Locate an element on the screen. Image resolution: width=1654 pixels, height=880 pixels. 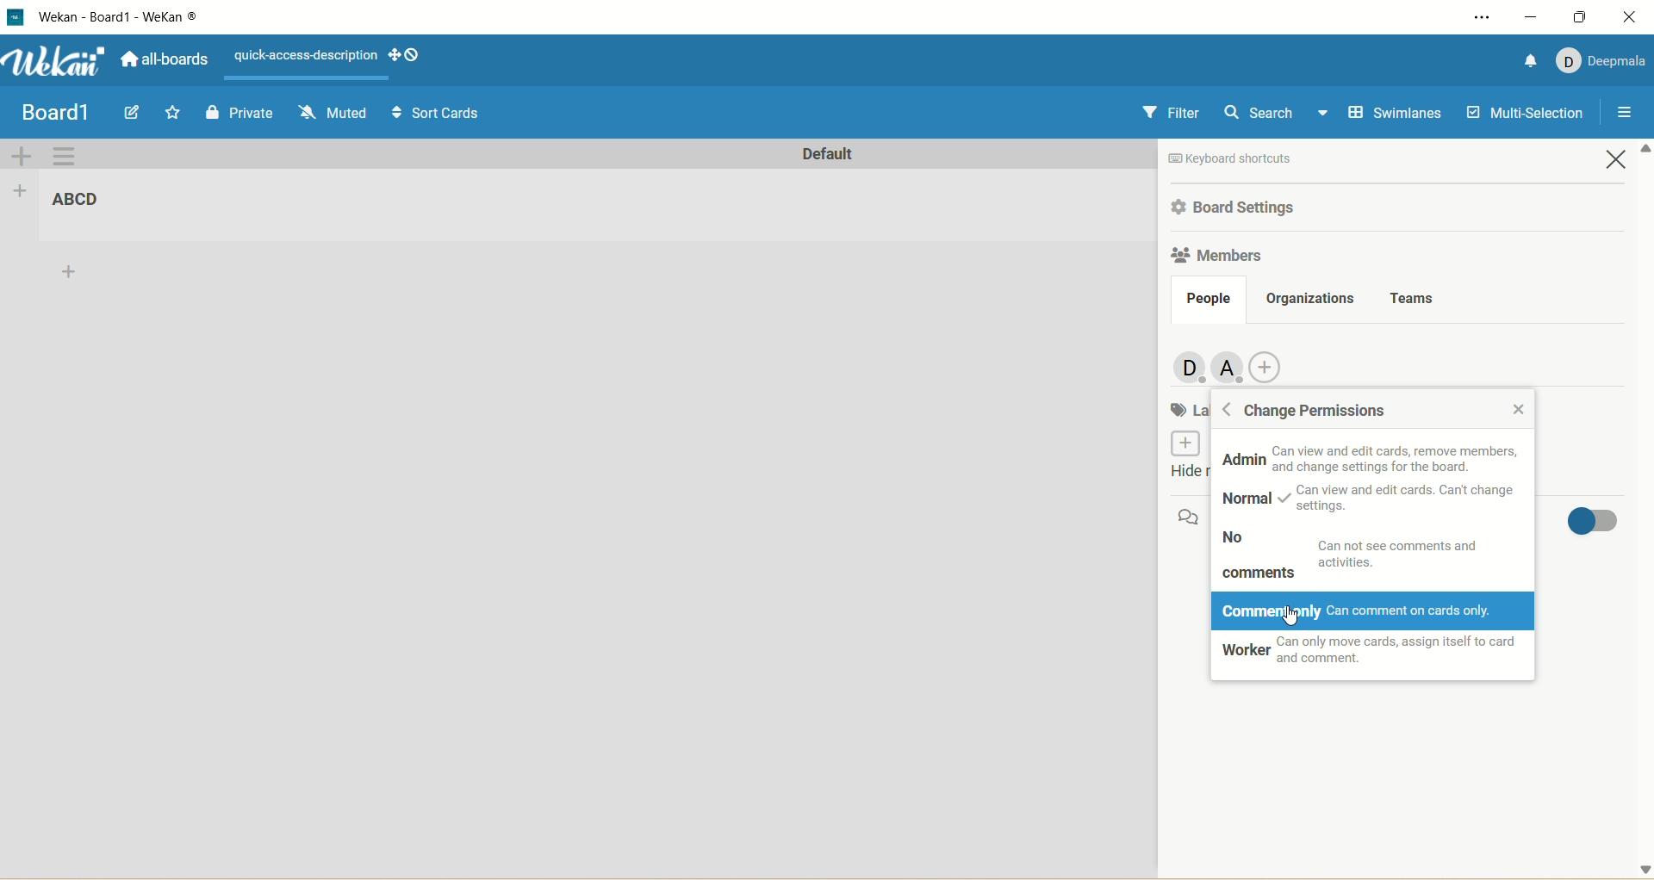
text is located at coordinates (1404, 499).